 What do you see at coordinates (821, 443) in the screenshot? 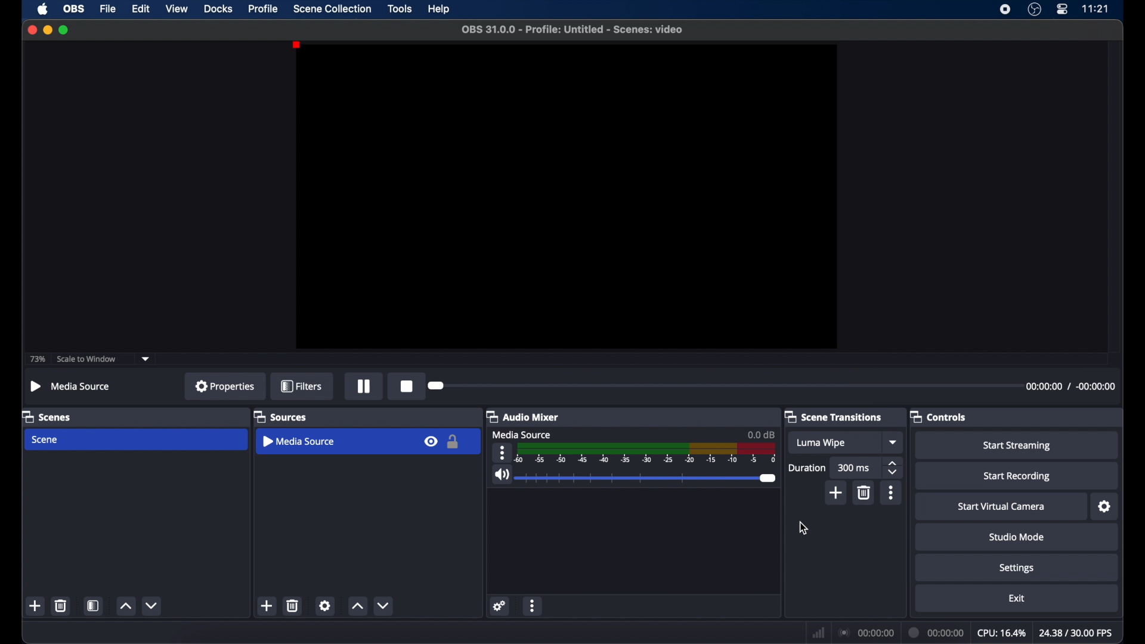
I see `luma wipe` at bounding box center [821, 443].